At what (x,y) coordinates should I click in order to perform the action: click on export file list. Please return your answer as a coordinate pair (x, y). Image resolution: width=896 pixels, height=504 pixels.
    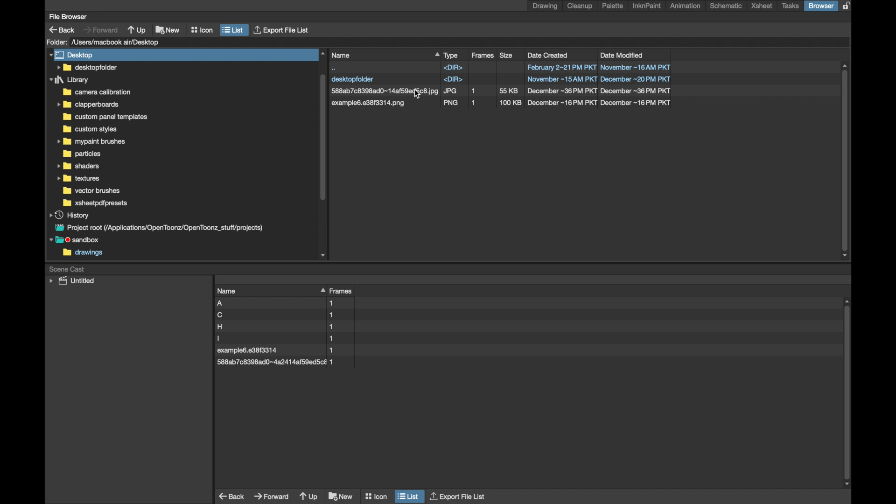
    Looking at the image, I should click on (282, 30).